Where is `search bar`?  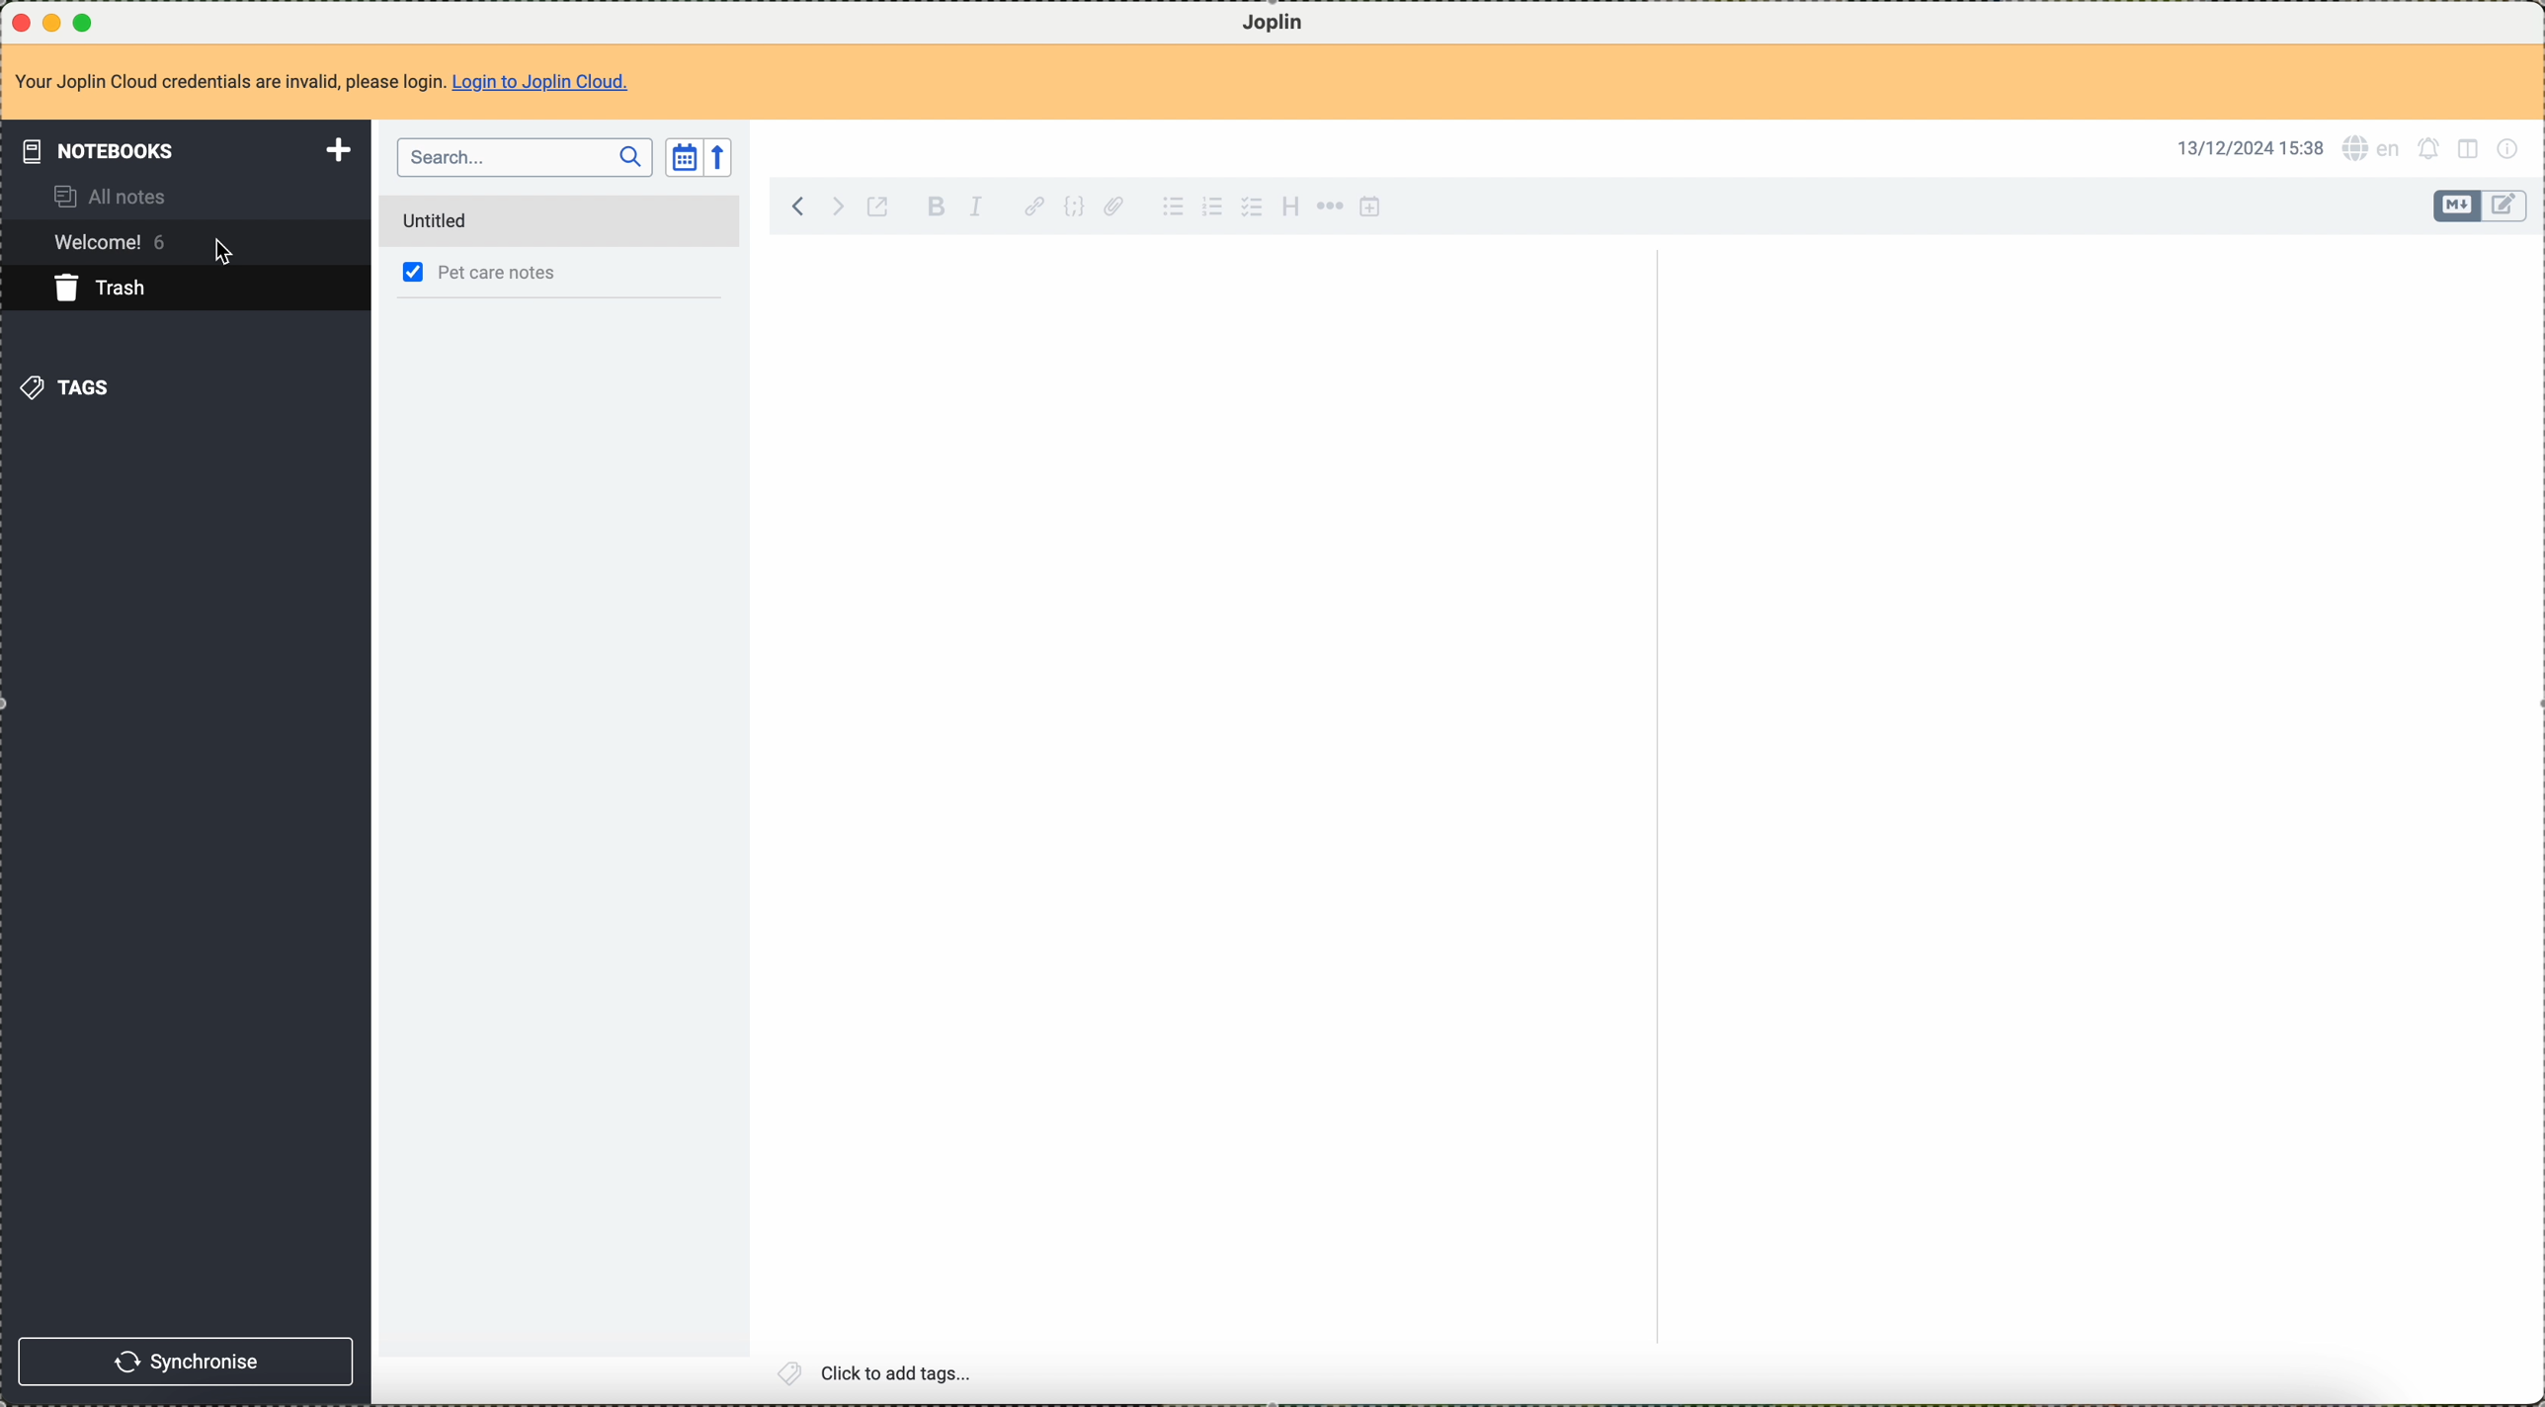
search bar is located at coordinates (517, 155).